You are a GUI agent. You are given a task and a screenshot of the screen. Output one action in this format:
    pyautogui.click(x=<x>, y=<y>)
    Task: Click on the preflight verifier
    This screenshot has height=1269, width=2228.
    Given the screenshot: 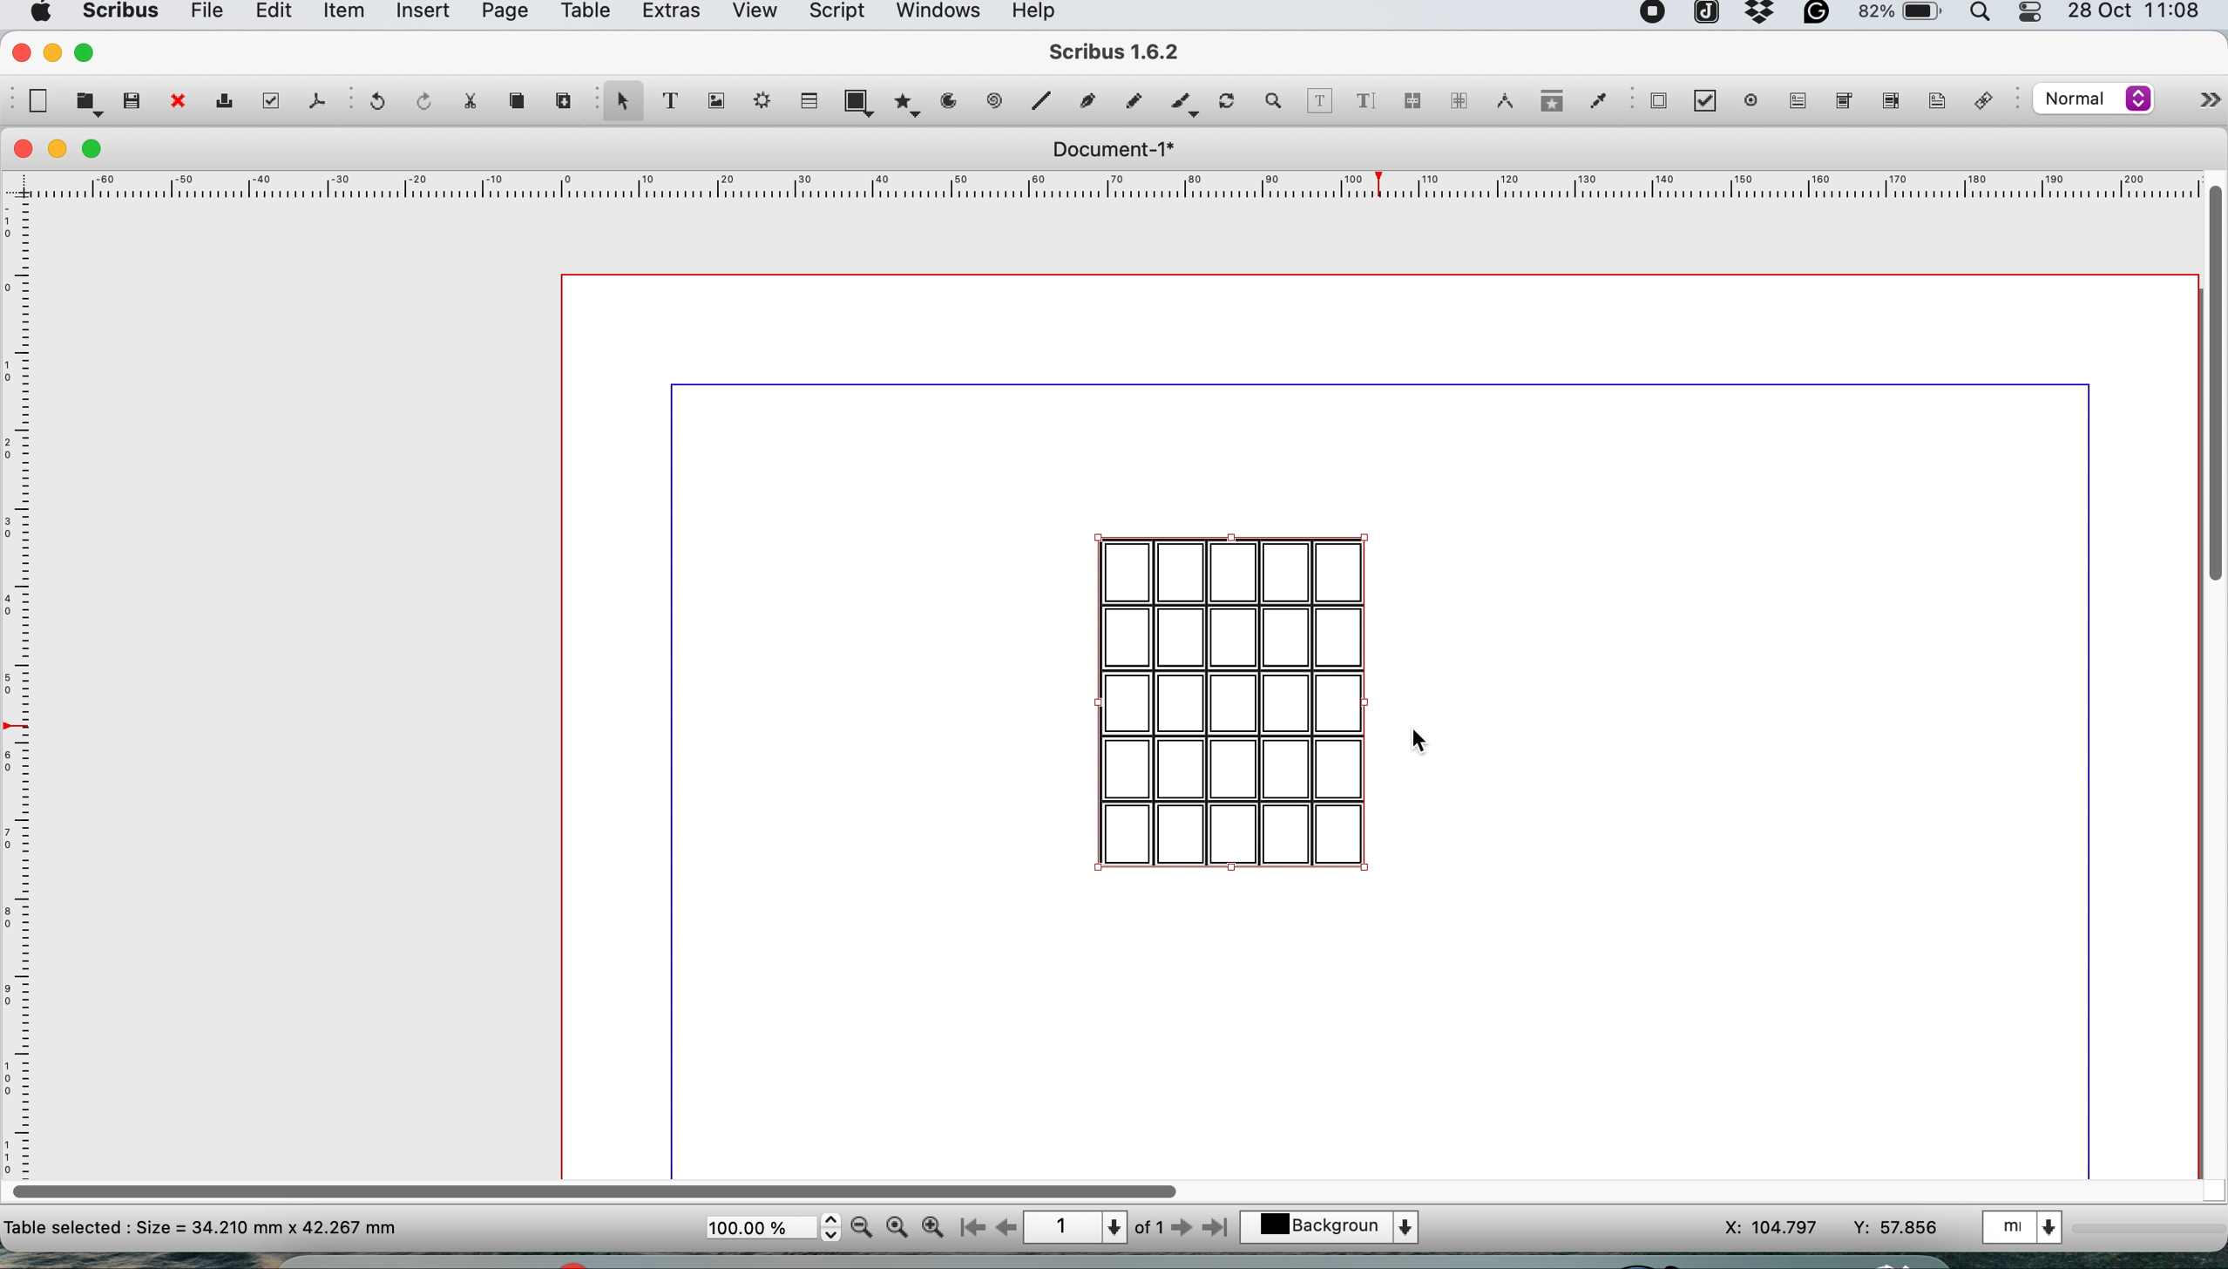 What is the action you would take?
    pyautogui.click(x=267, y=100)
    